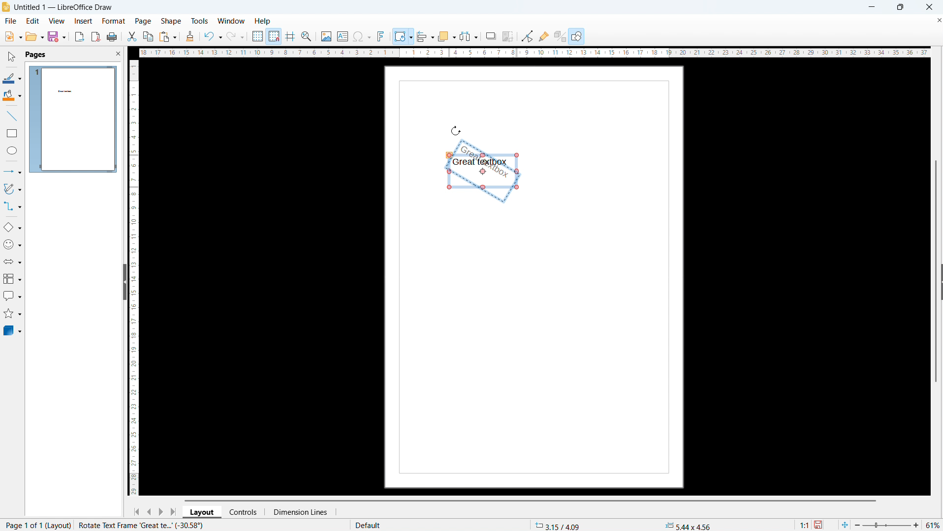  I want to click on Maximise , so click(899, 7).